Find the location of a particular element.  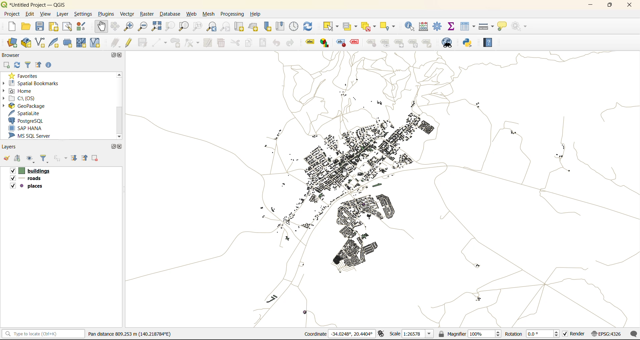

select location is located at coordinates (391, 27).